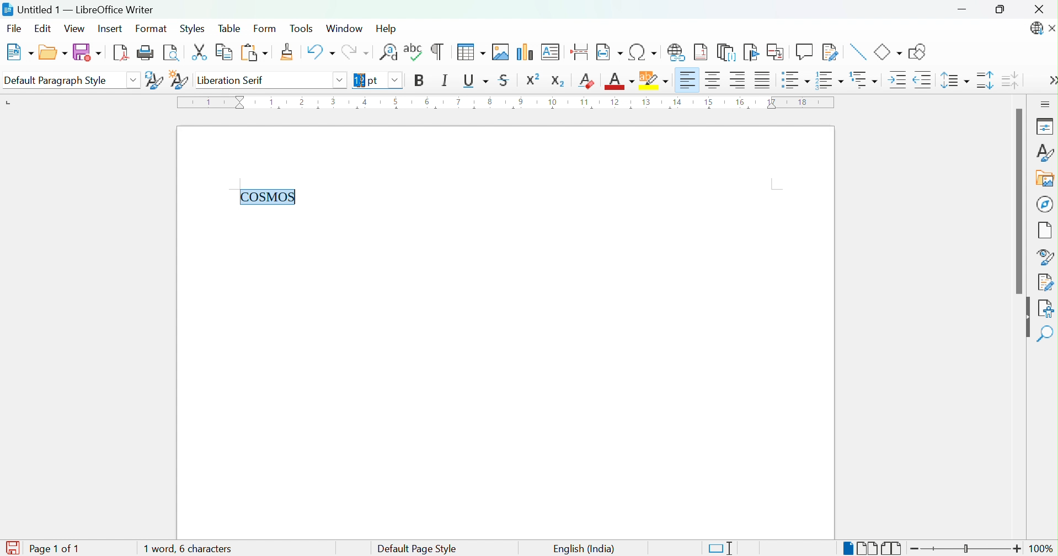 This screenshot has height=556, width=1058. I want to click on Align Left, so click(687, 80).